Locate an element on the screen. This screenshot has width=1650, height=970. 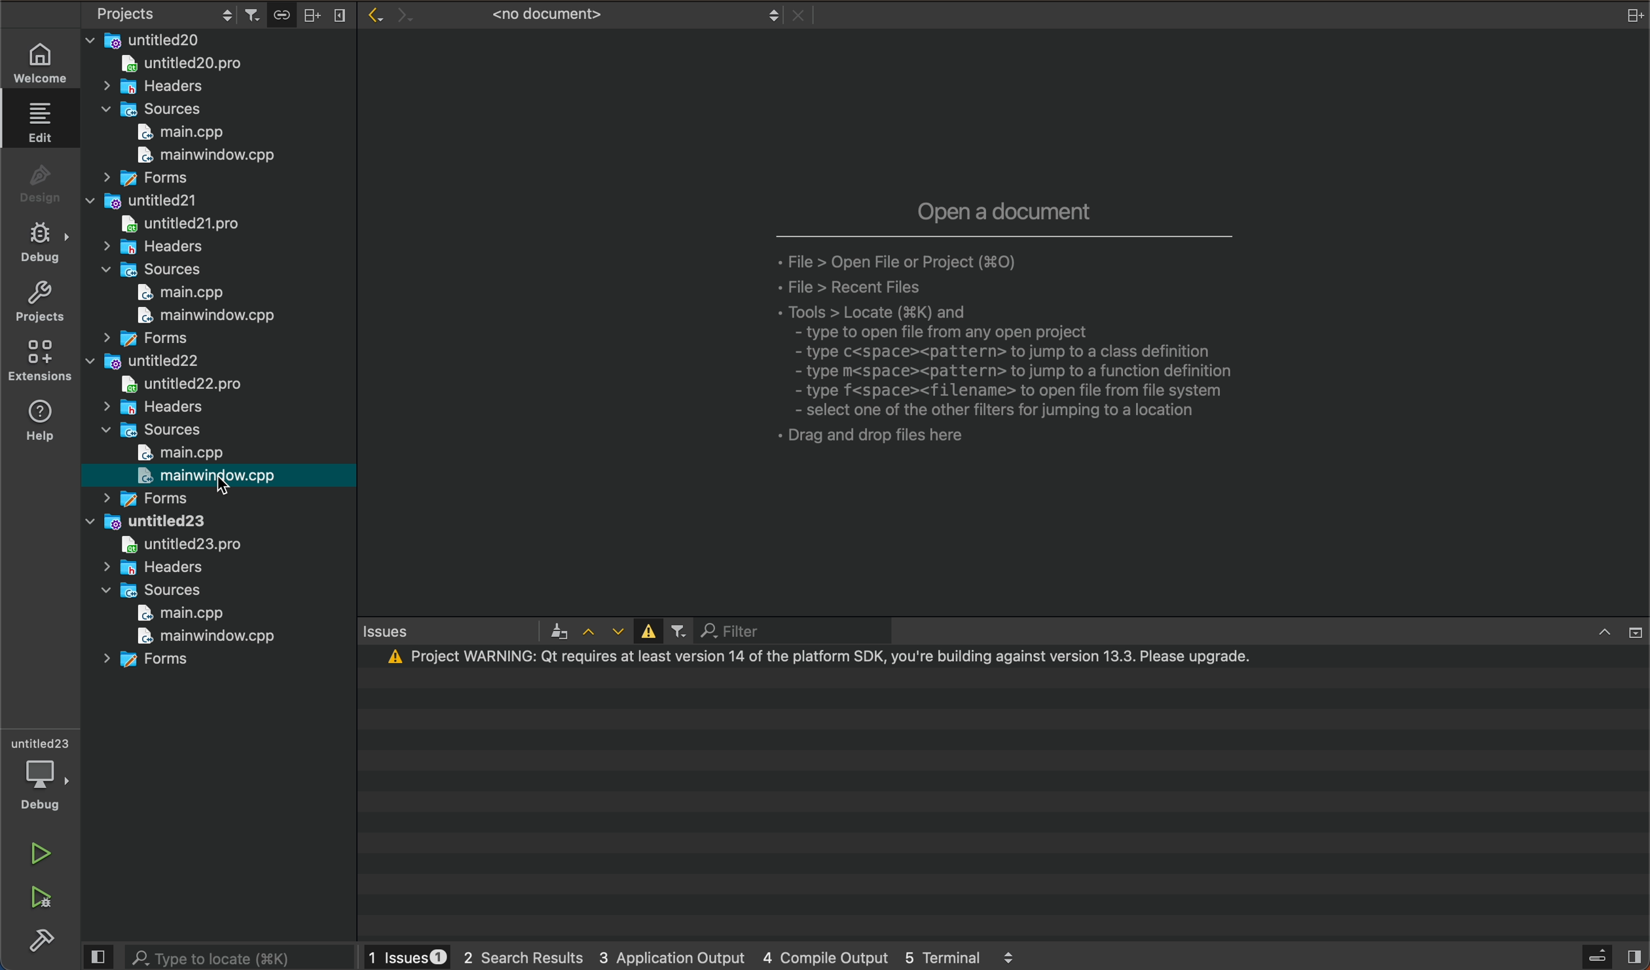
debug is located at coordinates (39, 772).